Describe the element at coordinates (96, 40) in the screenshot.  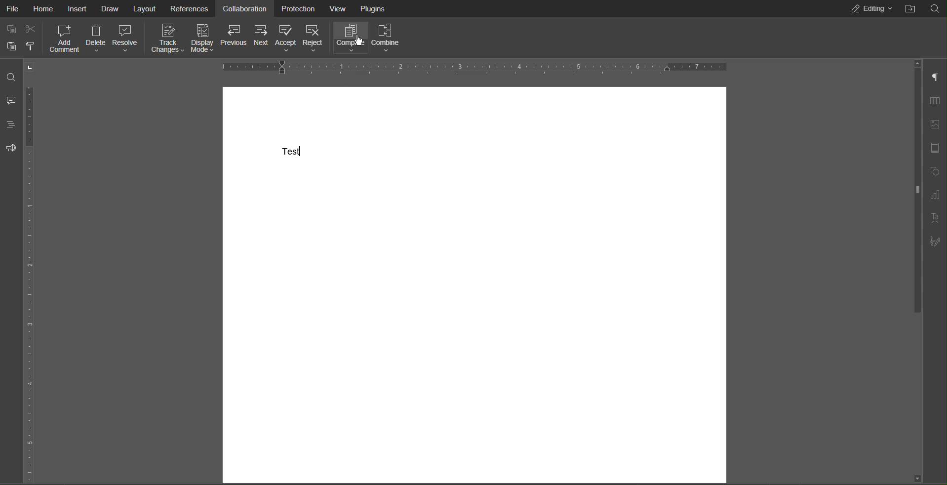
I see `Delete` at that location.